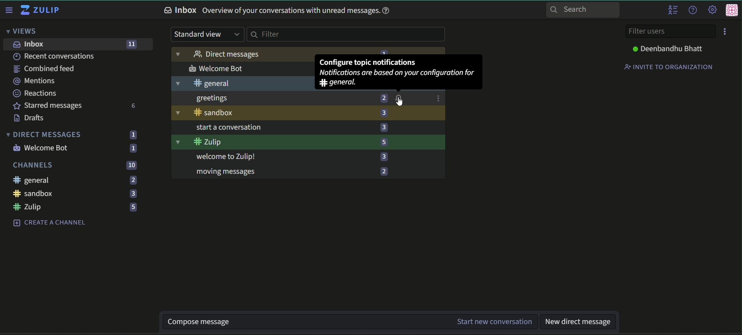 This screenshot has width=742, height=335. I want to click on Views, so click(22, 30).